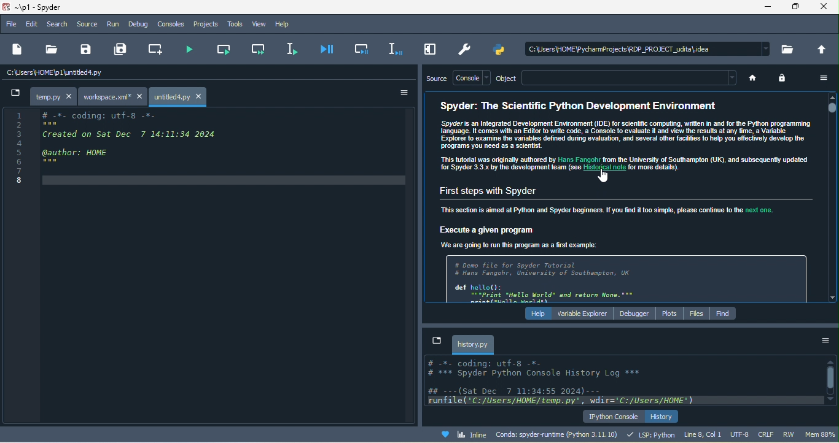  Describe the element at coordinates (118, 50) in the screenshot. I see `save all` at that location.